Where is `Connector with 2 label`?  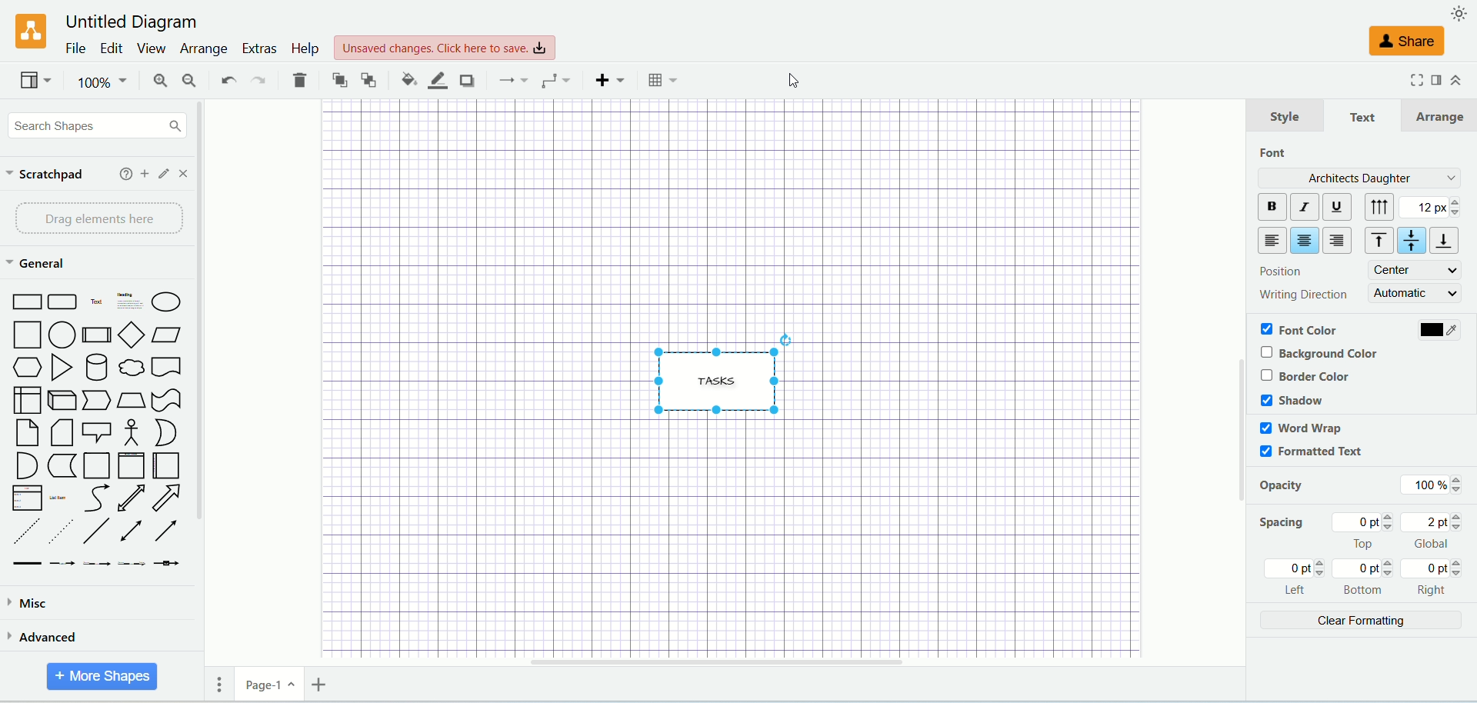 Connector with 2 label is located at coordinates (96, 565).